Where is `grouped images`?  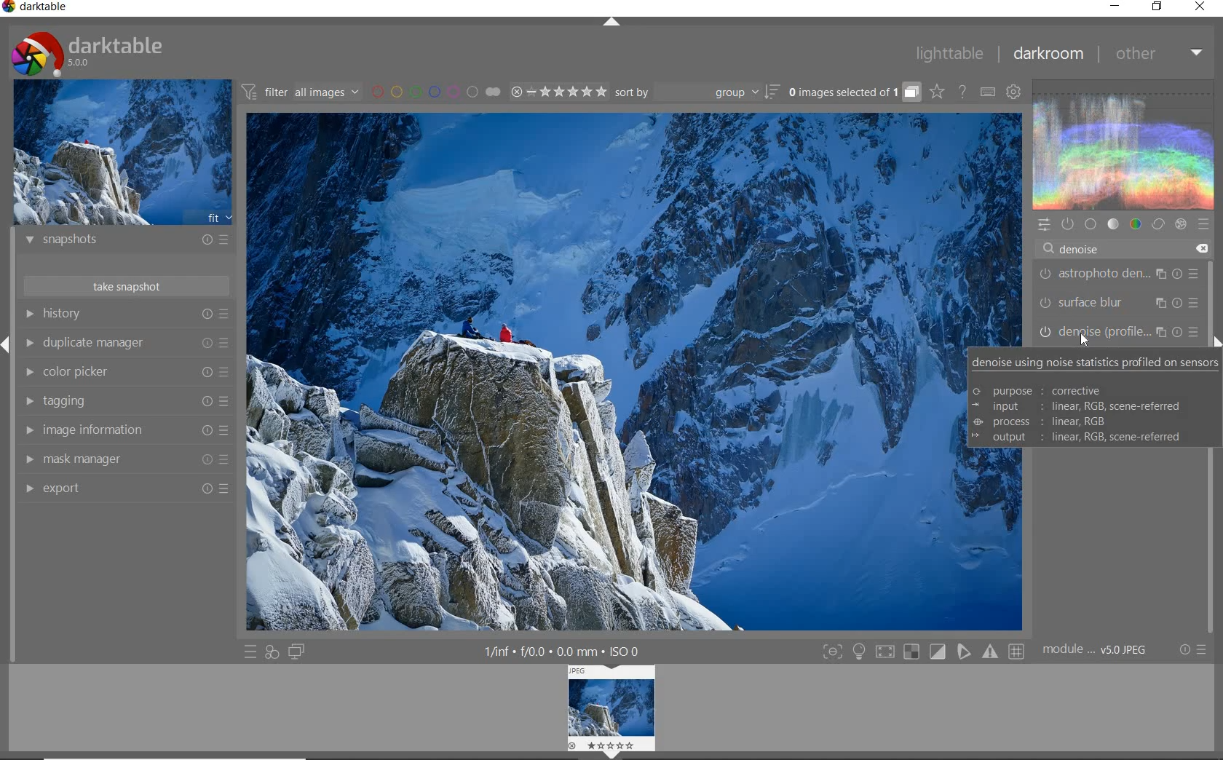 grouped images is located at coordinates (854, 92).